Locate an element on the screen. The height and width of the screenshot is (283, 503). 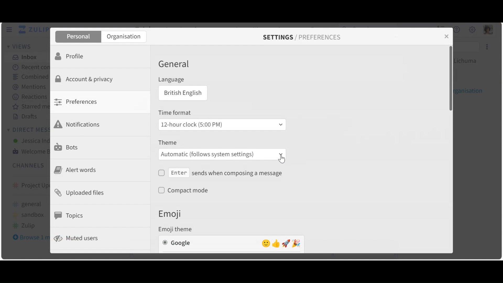
Profile is located at coordinates (70, 57).